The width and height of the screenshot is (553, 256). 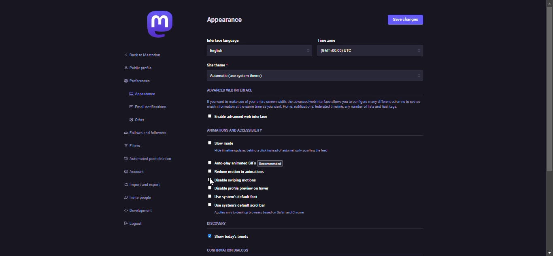 I want to click on follows and followers, so click(x=141, y=133).